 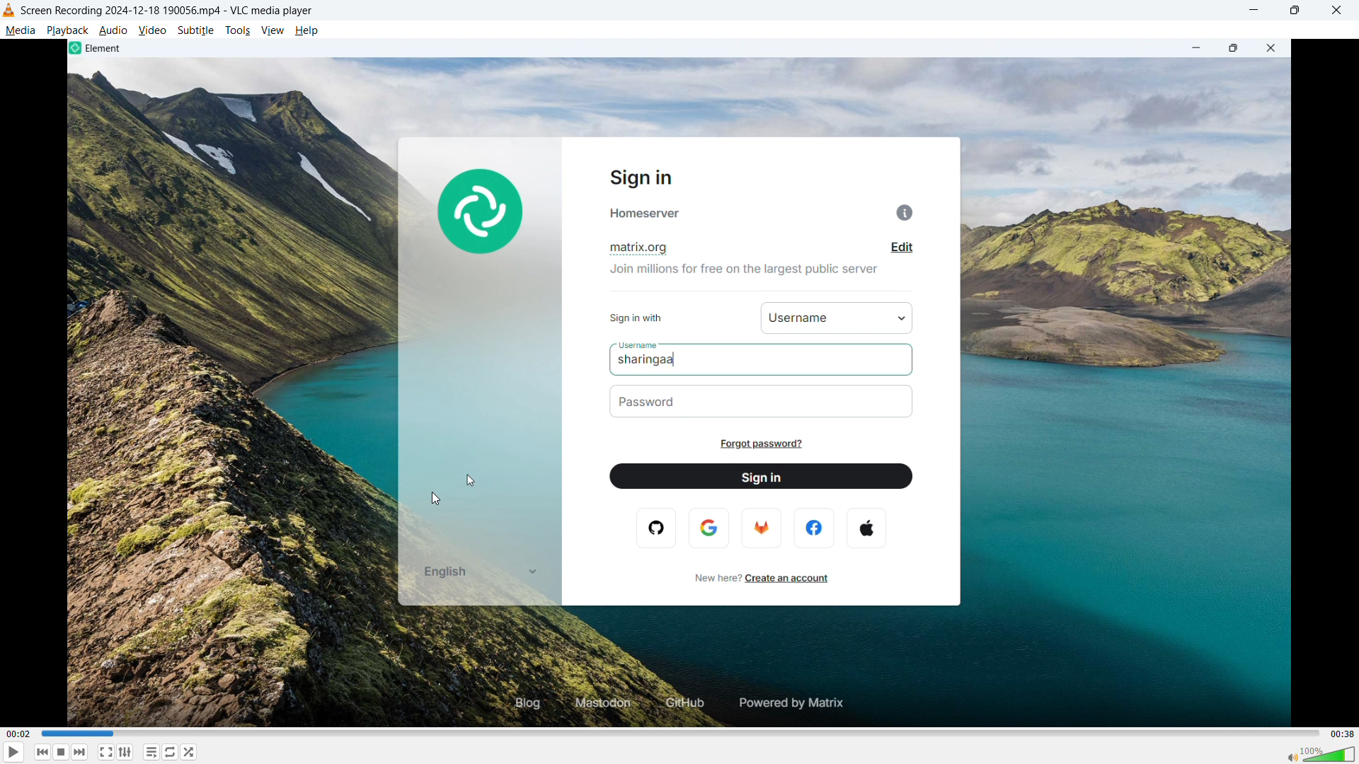 I want to click on time bar, so click(x=678, y=734).